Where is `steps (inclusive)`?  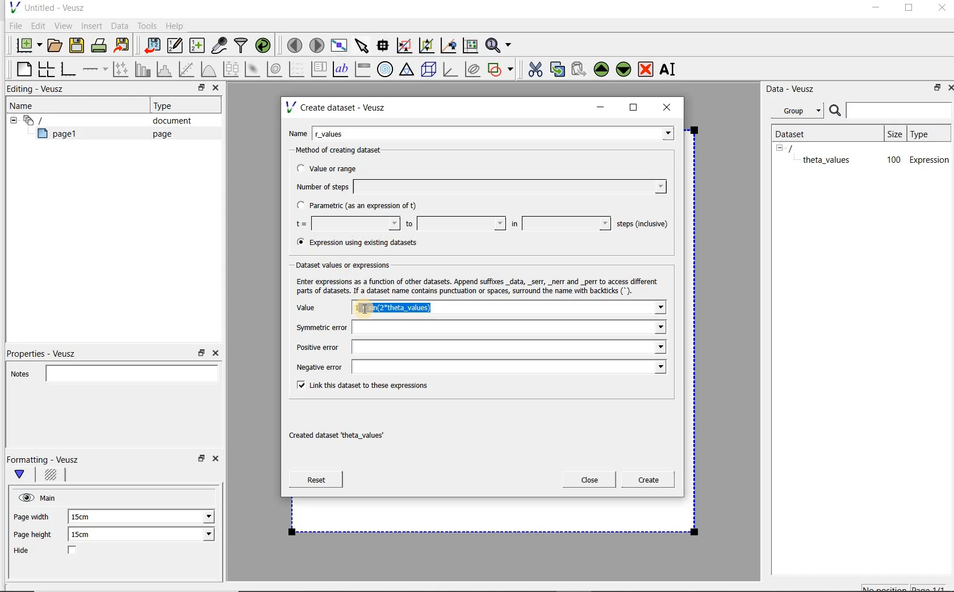 steps (inclusive) is located at coordinates (643, 225).